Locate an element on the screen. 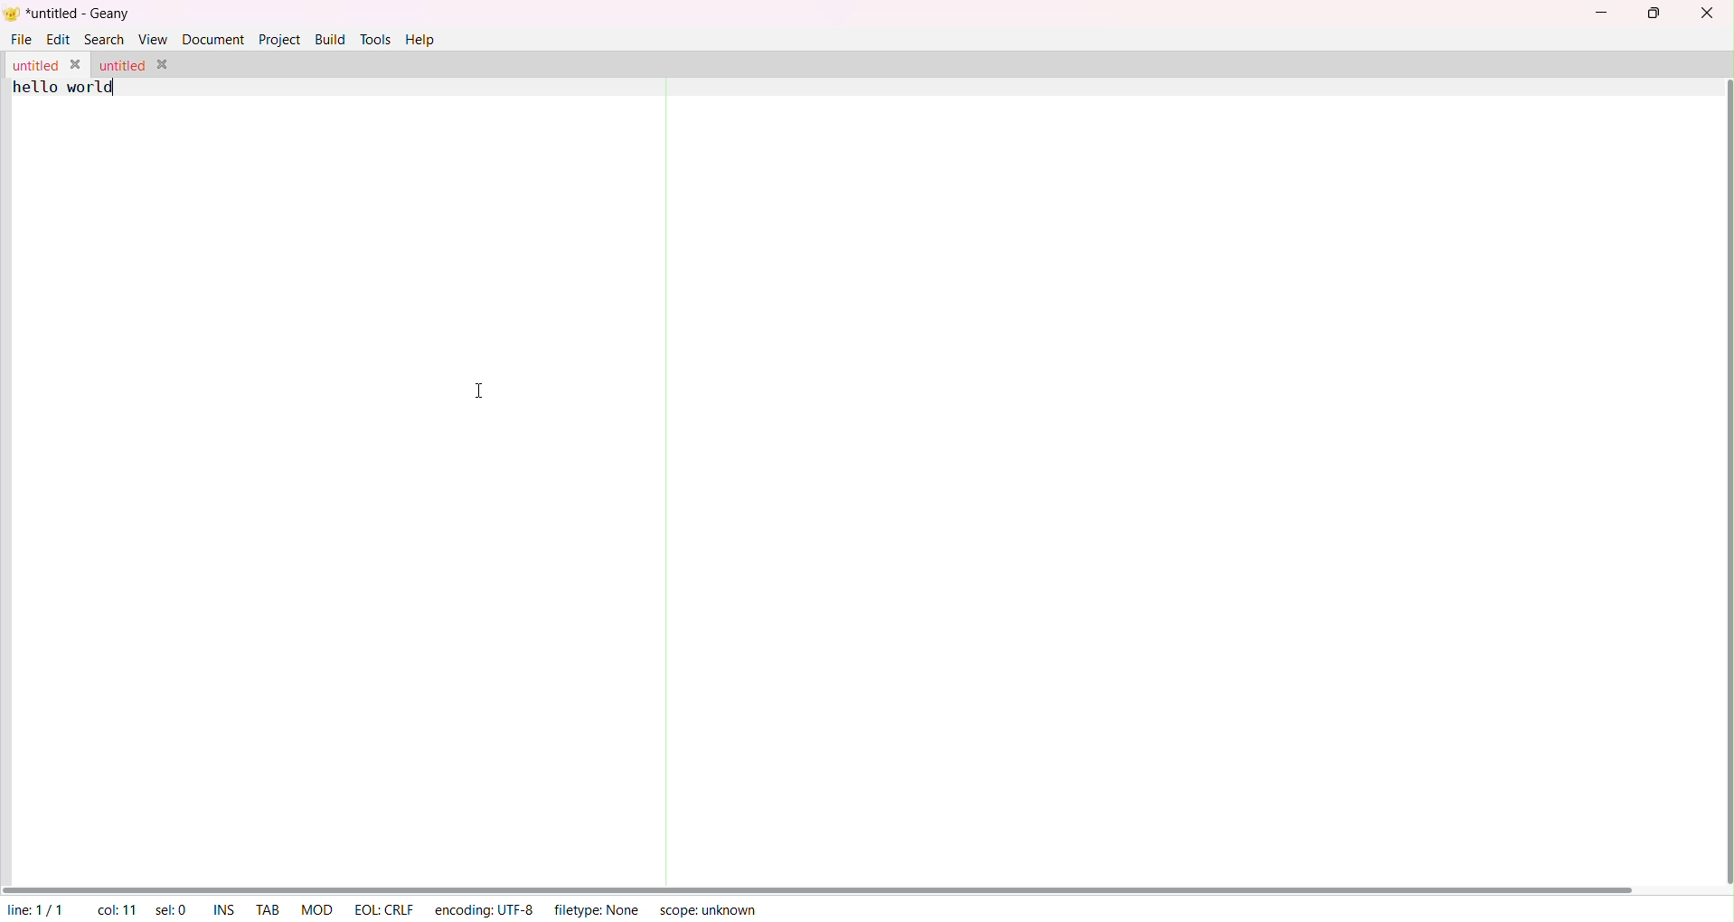 This screenshot has height=922, width=1734. build is located at coordinates (328, 38).